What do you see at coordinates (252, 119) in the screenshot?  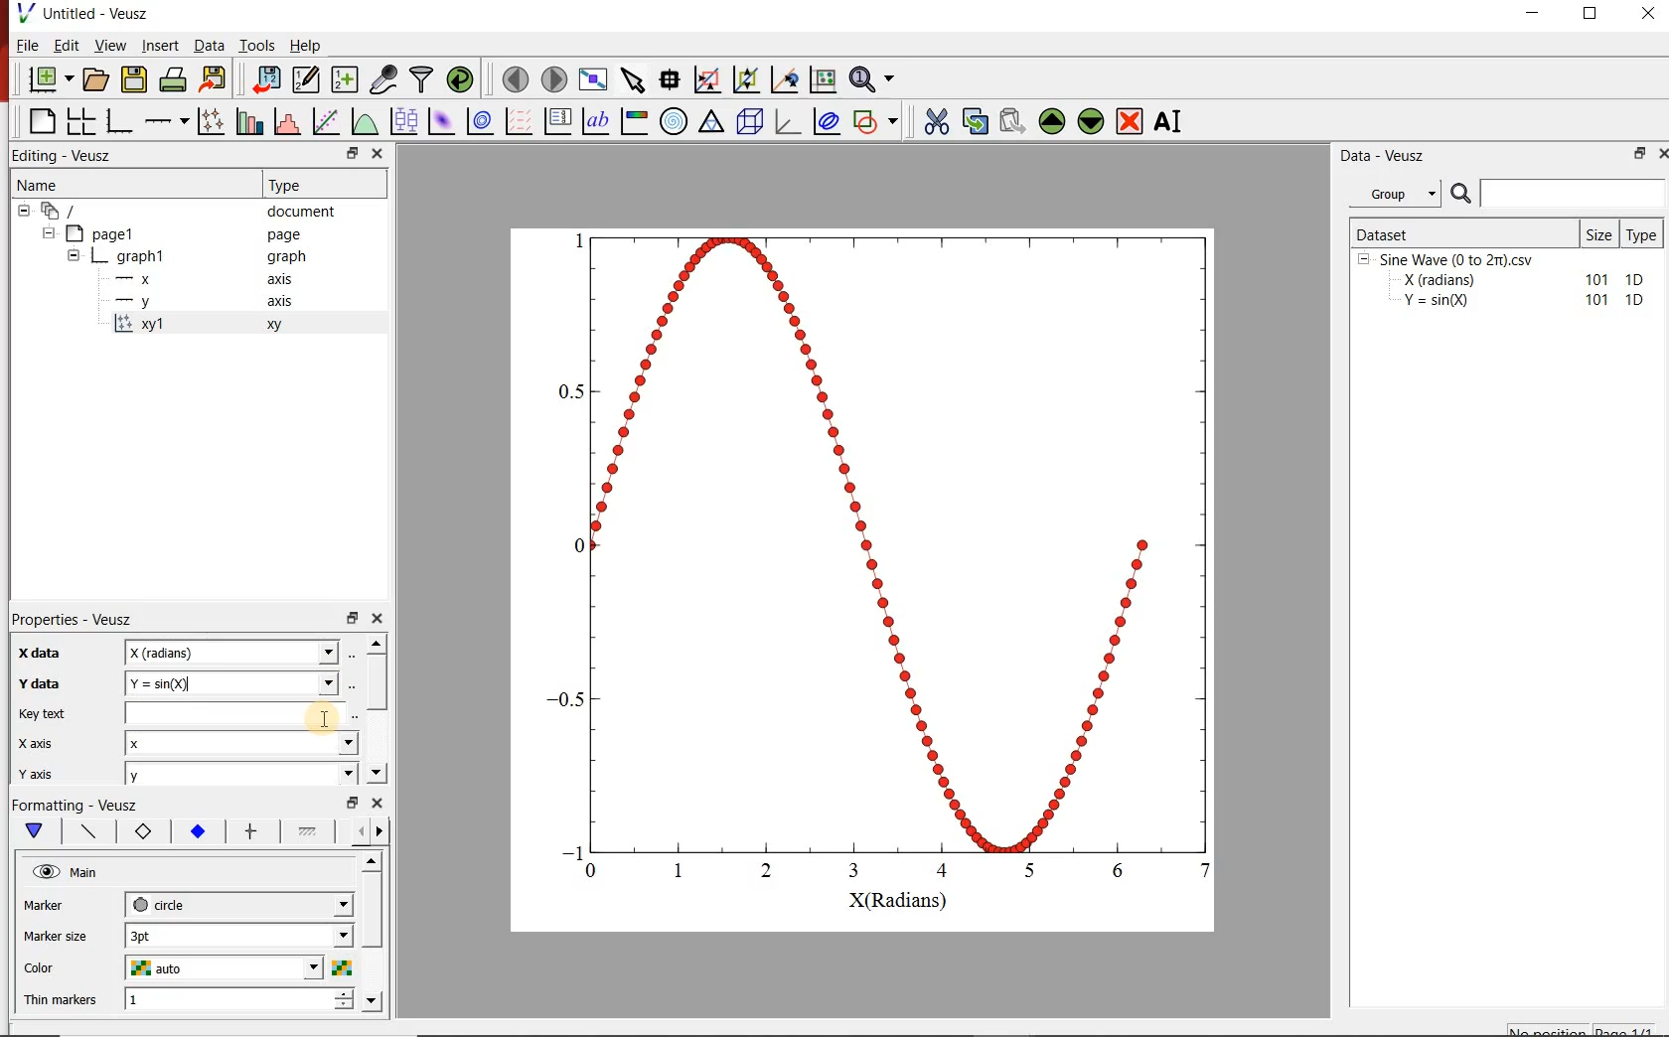 I see `plot bar charts` at bounding box center [252, 119].